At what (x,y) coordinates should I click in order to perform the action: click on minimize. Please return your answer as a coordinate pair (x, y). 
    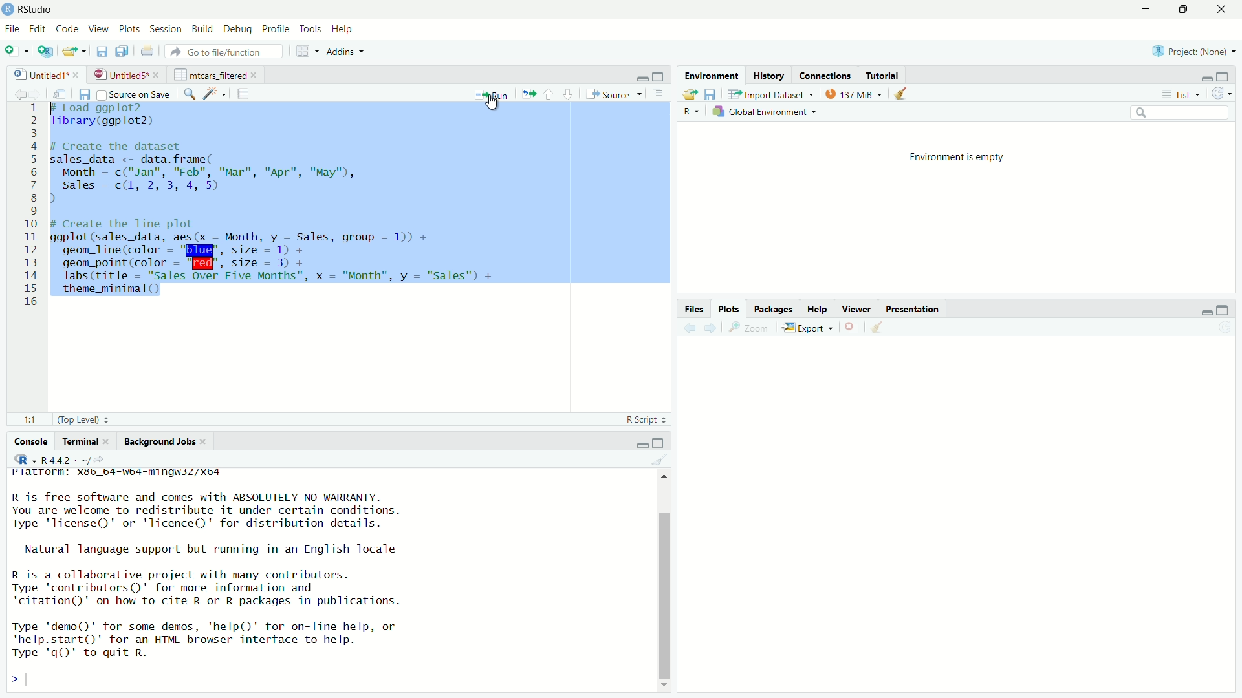
    Looking at the image, I should click on (1206, 77).